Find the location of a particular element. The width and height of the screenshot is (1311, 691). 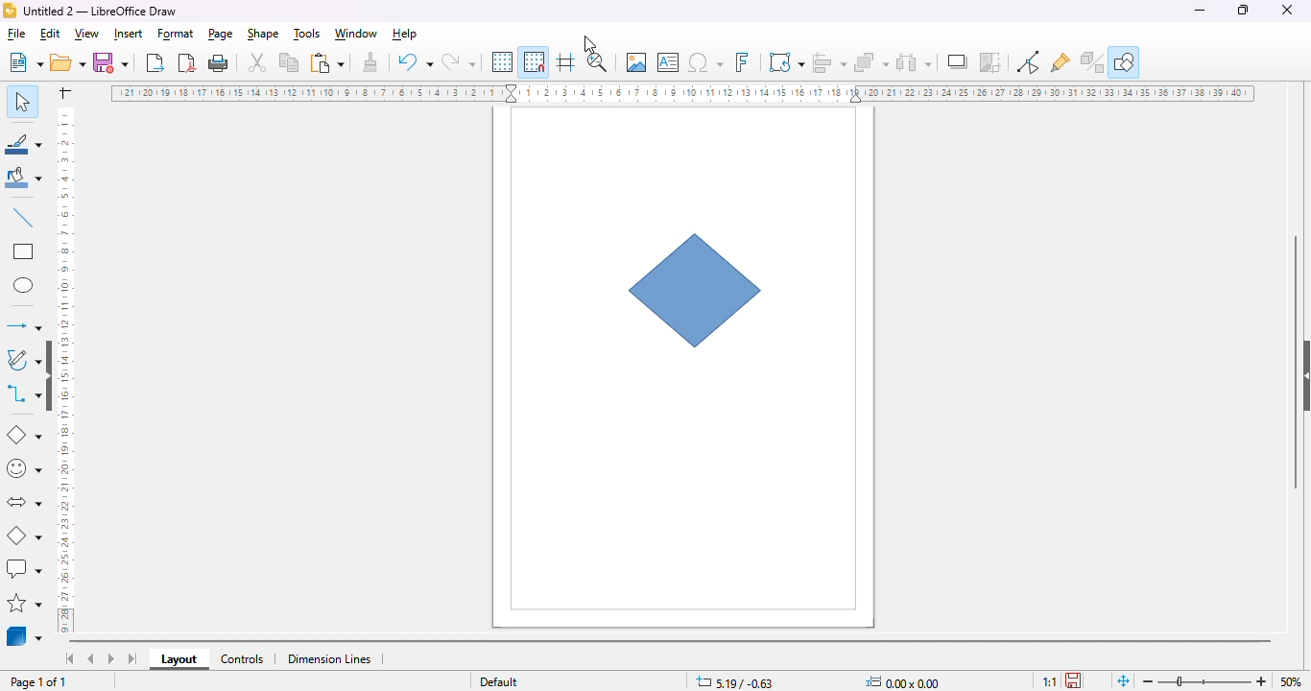

flowchart decision shape  is located at coordinates (697, 287).